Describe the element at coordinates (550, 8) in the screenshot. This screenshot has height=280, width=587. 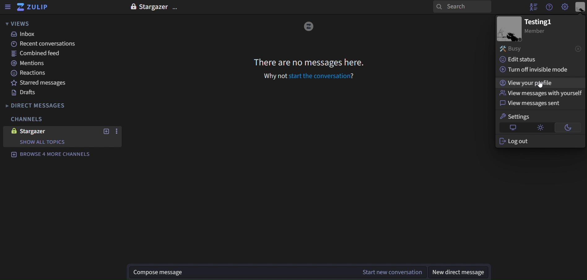
I see `help` at that location.